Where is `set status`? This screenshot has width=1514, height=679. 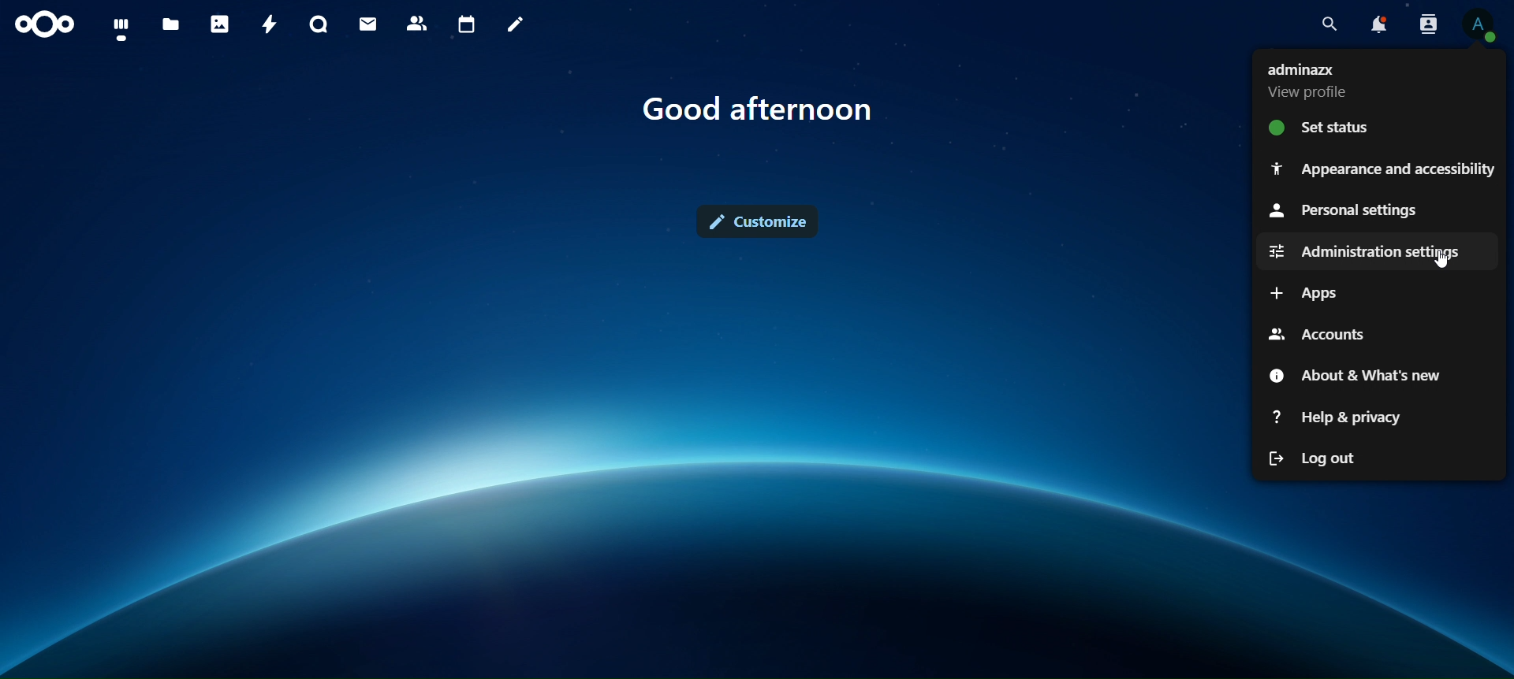 set status is located at coordinates (1328, 129).